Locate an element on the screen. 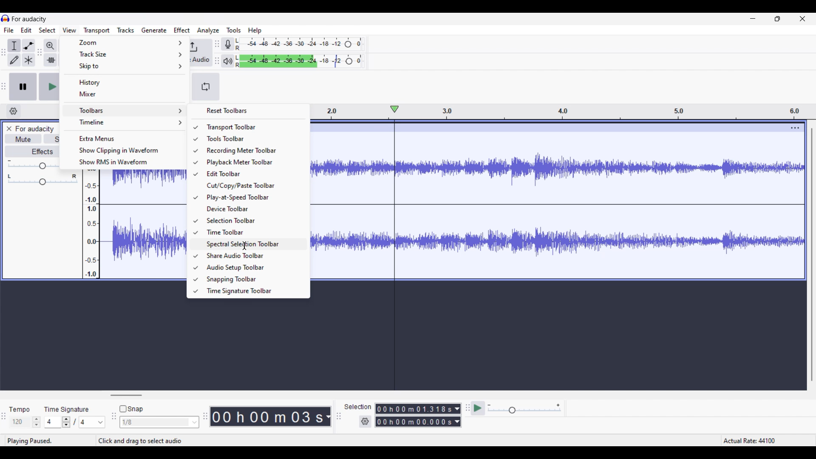  Analyze menu is located at coordinates (207, 31).